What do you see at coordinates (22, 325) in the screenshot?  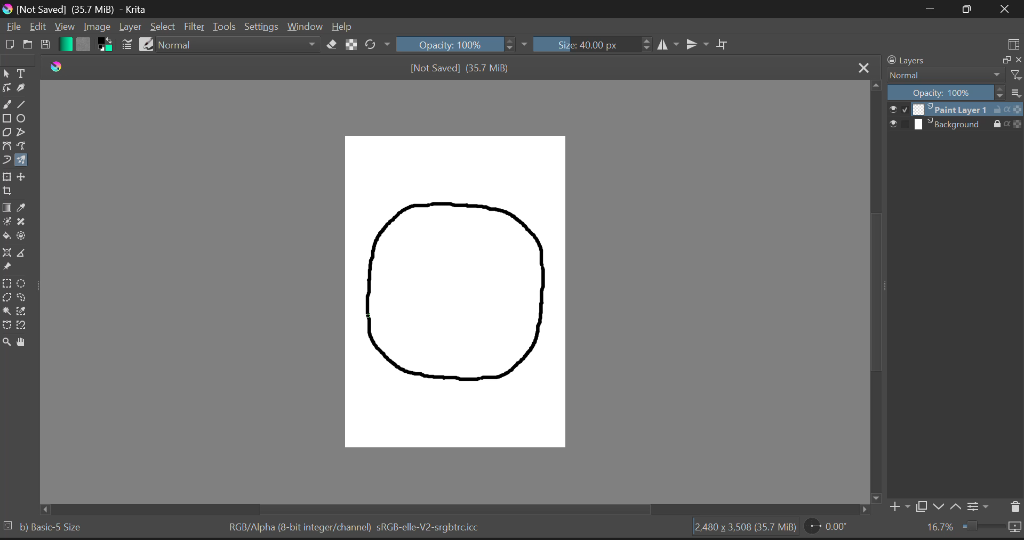 I see `Magnetic Curve Selection` at bounding box center [22, 325].